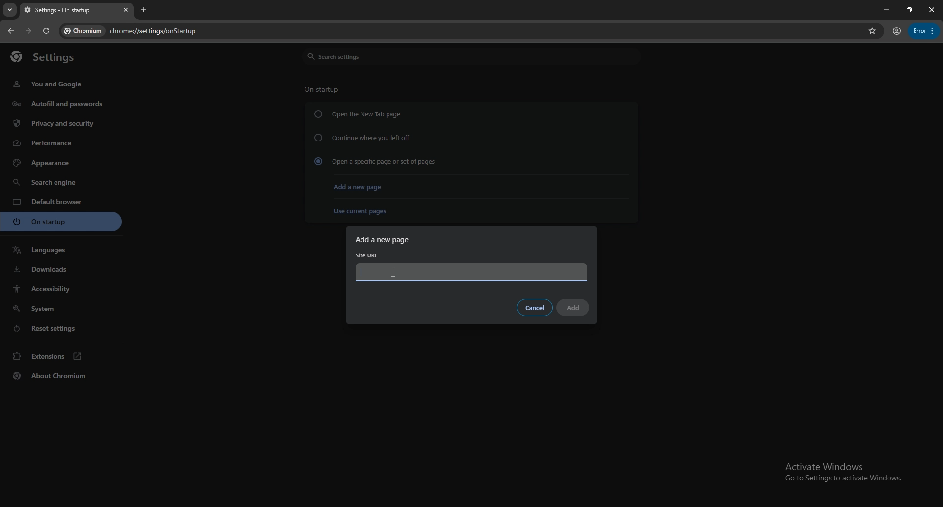 This screenshot has width=943, height=507. Describe the element at coordinates (388, 239) in the screenshot. I see `add a new page` at that location.